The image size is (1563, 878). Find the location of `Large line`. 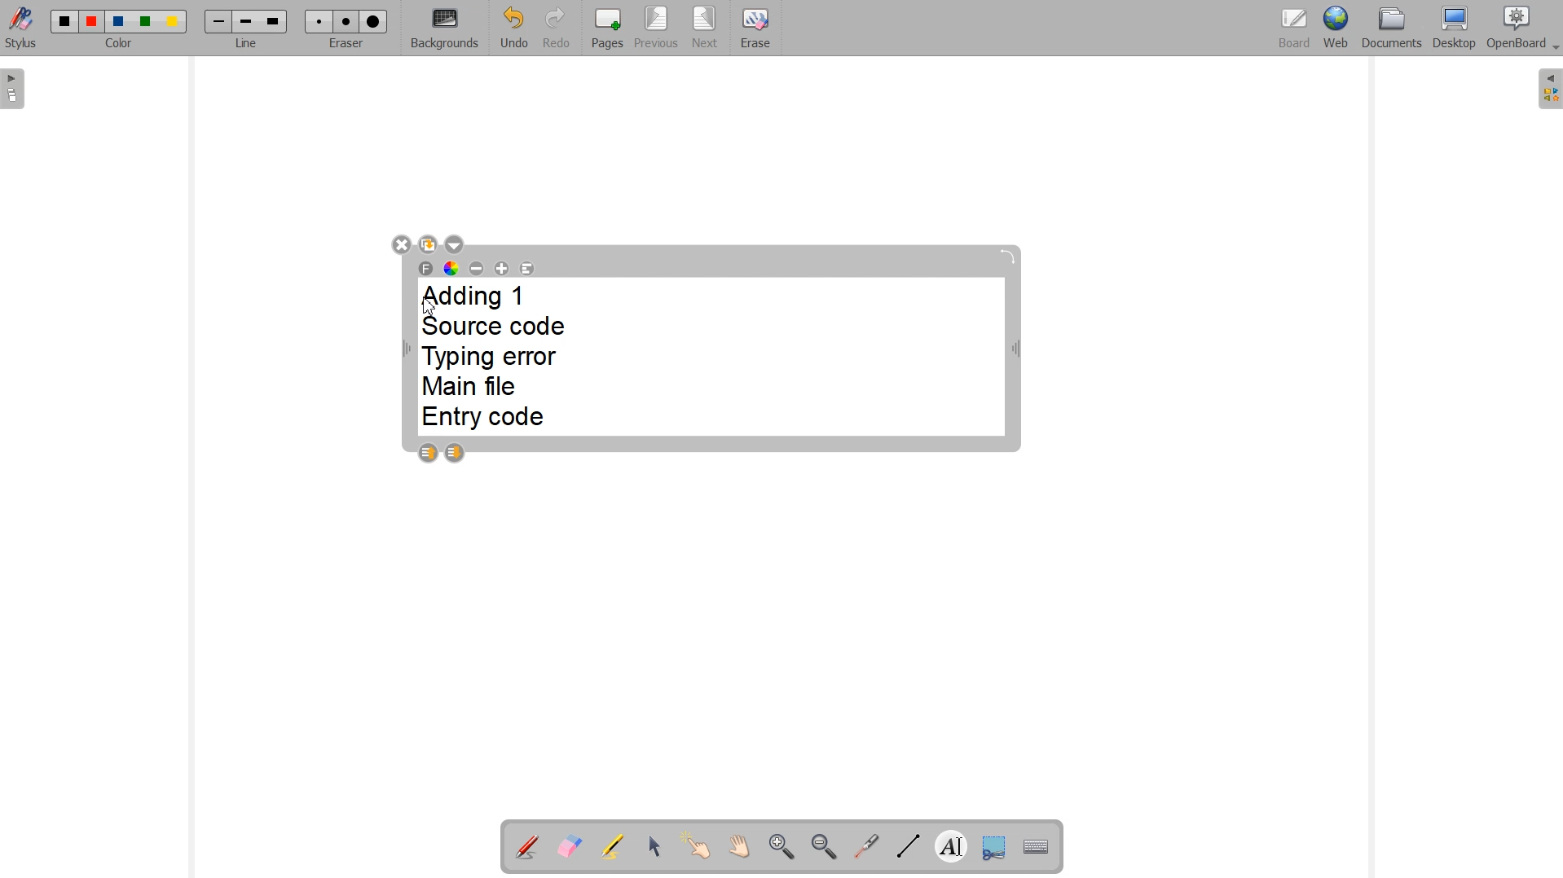

Large line is located at coordinates (275, 21).